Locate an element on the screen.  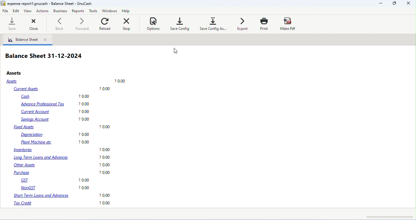
options is located at coordinates (153, 23).